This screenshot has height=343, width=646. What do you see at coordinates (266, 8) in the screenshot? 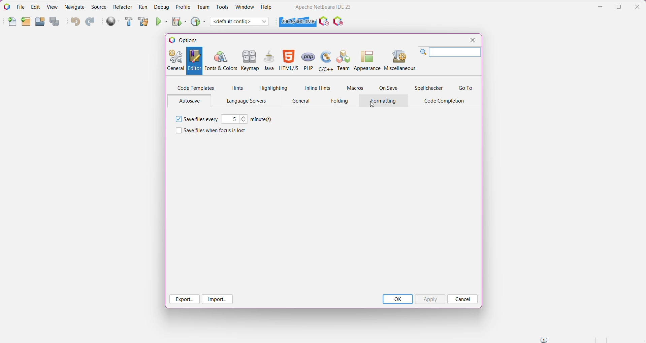
I see `Help` at bounding box center [266, 8].